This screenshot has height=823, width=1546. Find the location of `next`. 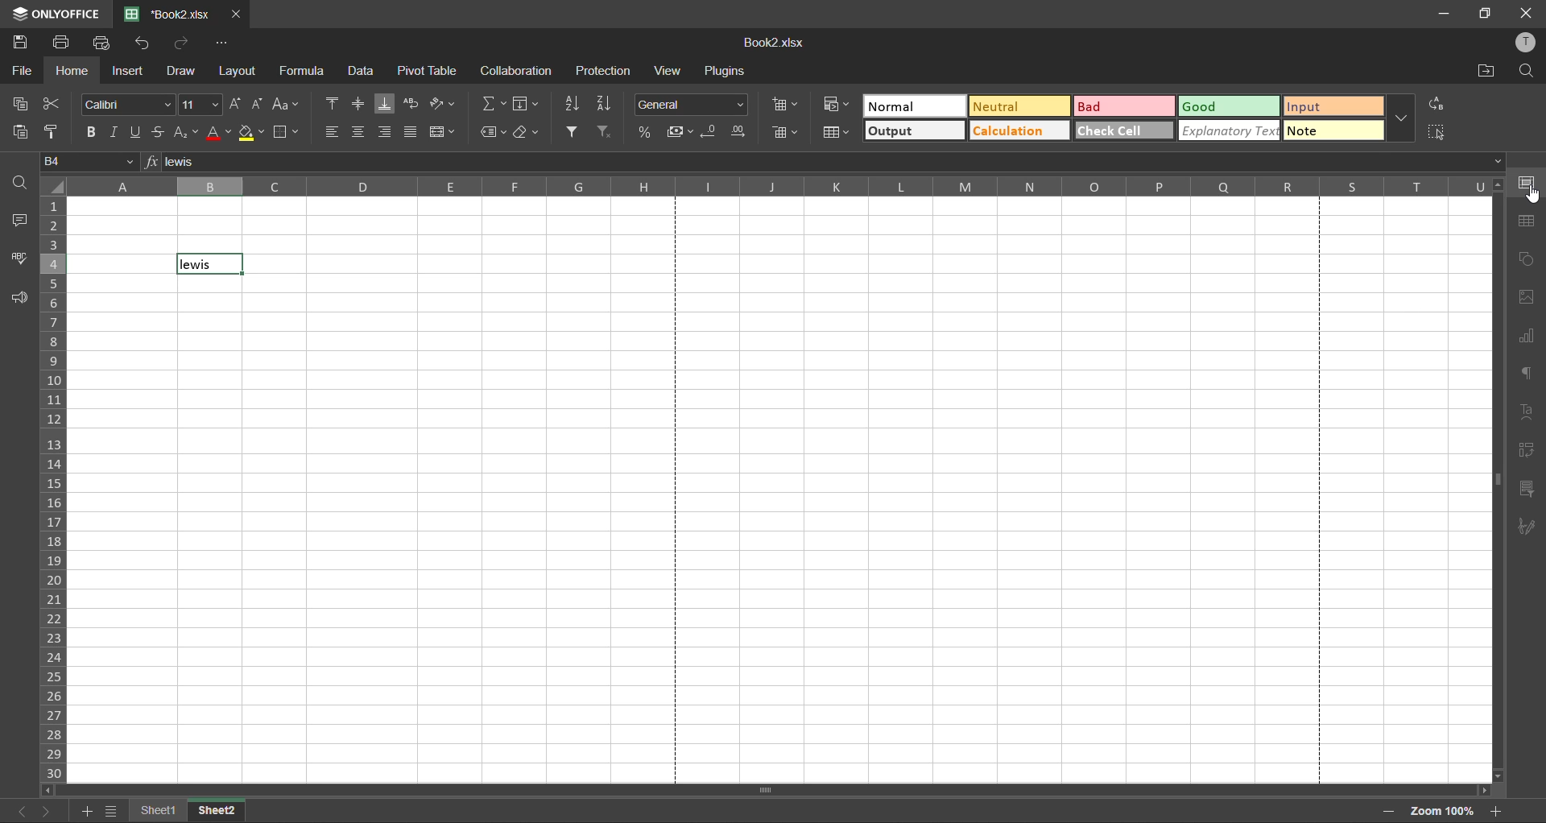

next is located at coordinates (44, 812).